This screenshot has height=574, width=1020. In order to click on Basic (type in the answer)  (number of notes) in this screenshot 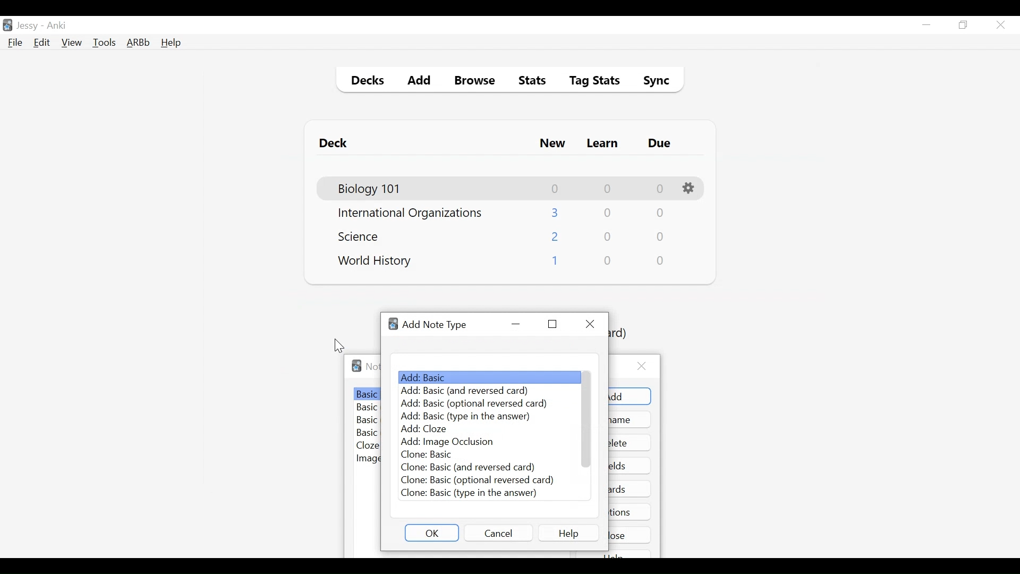, I will do `click(368, 434)`.